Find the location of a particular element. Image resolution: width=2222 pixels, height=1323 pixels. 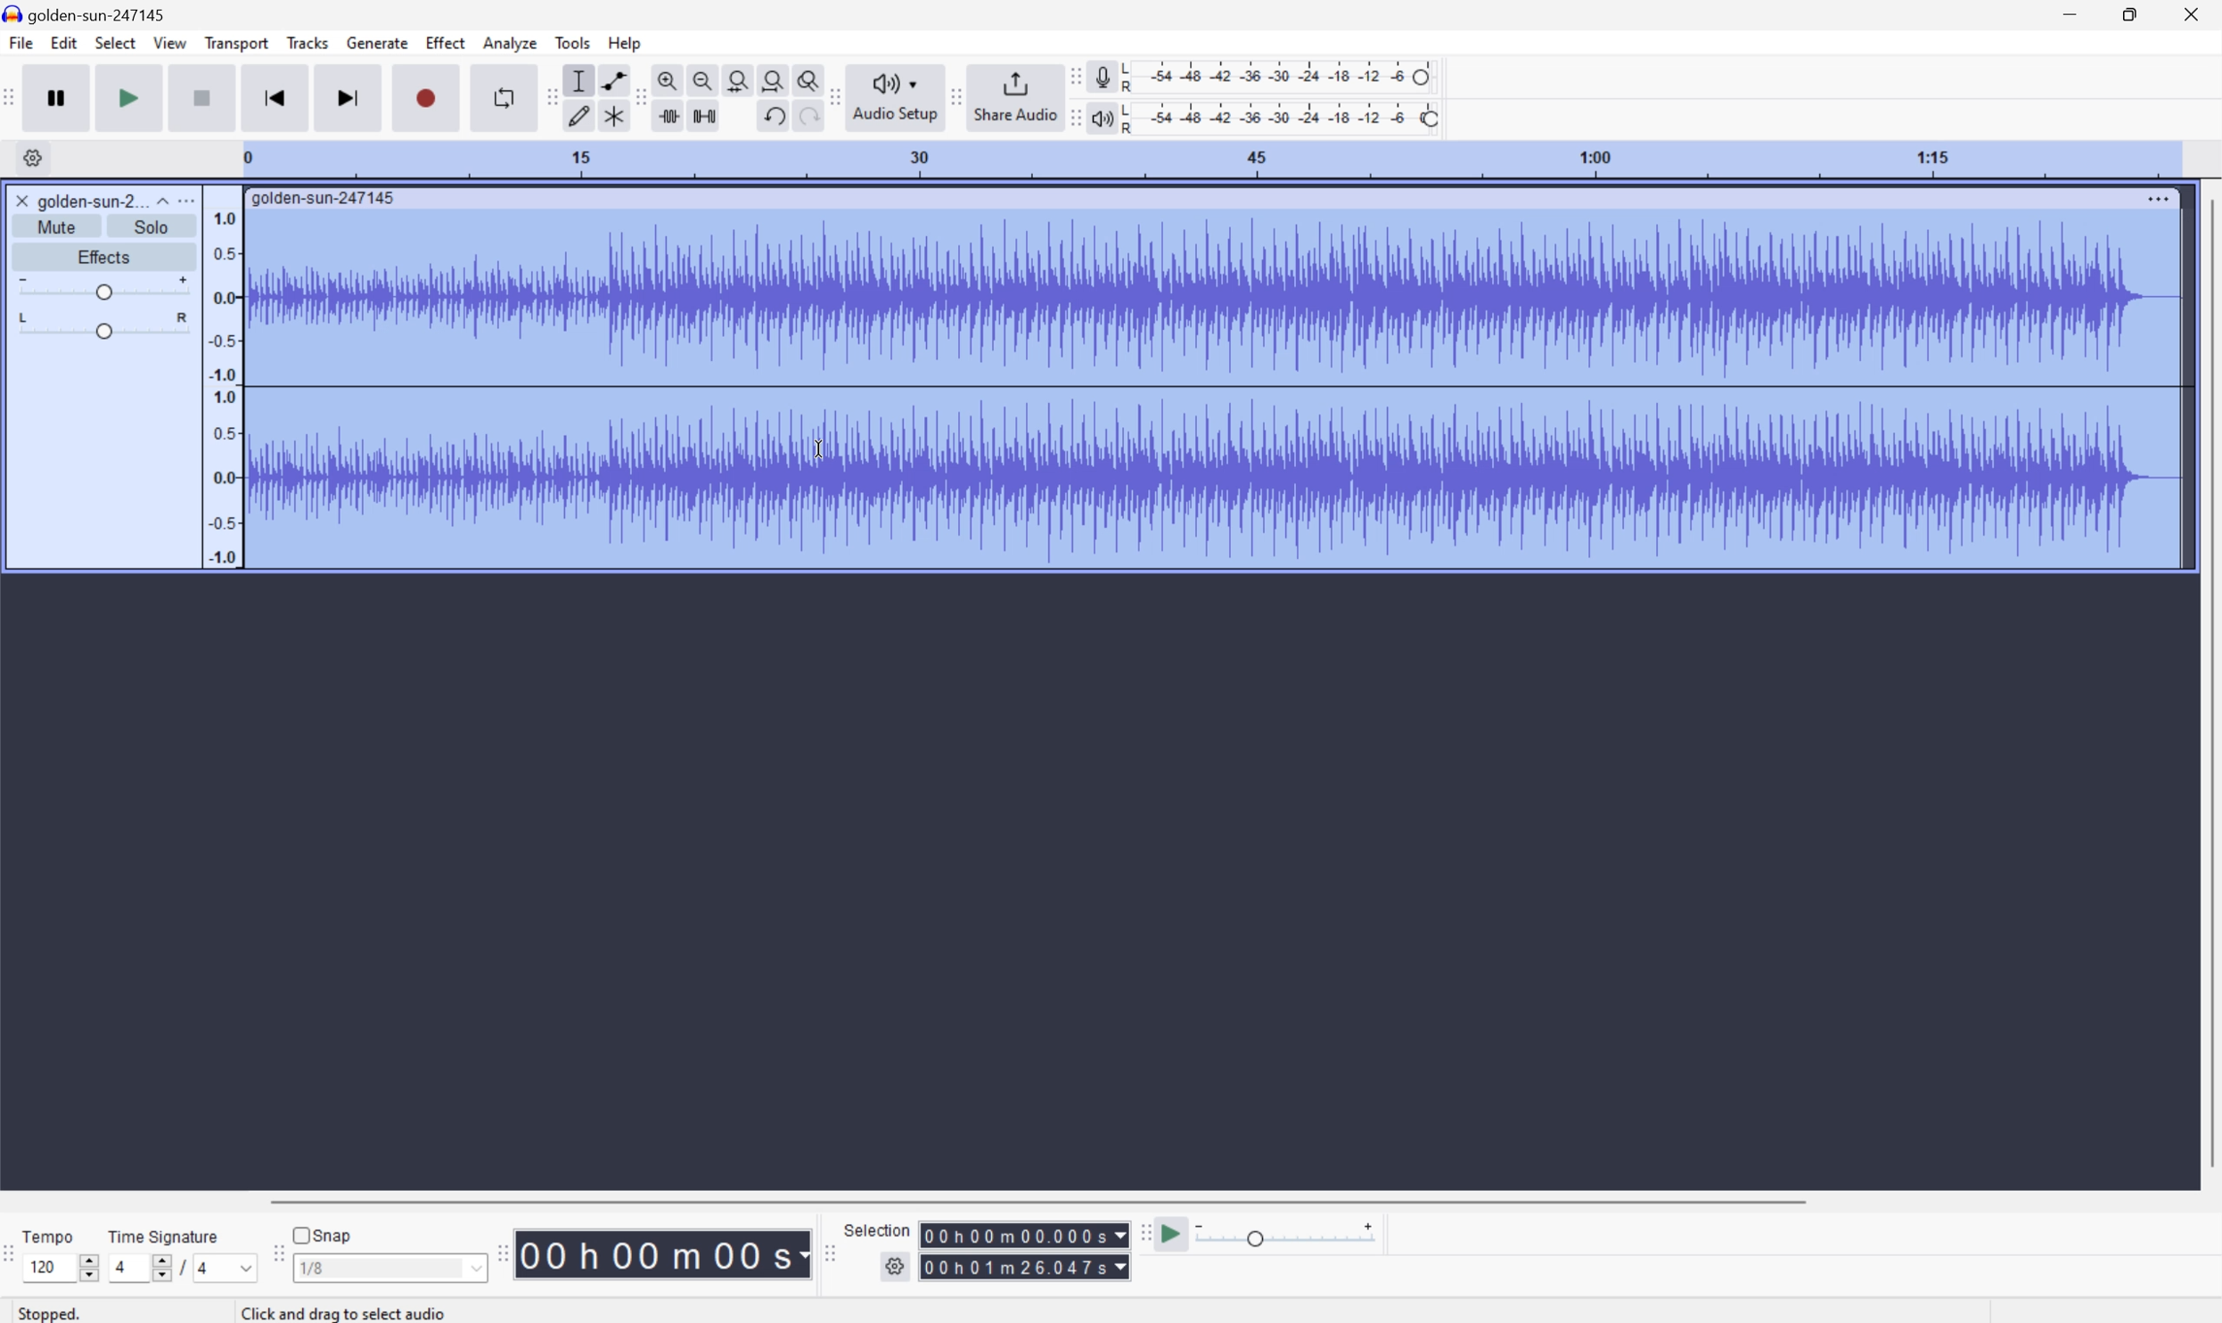

Recording level: 62% is located at coordinates (1281, 77).